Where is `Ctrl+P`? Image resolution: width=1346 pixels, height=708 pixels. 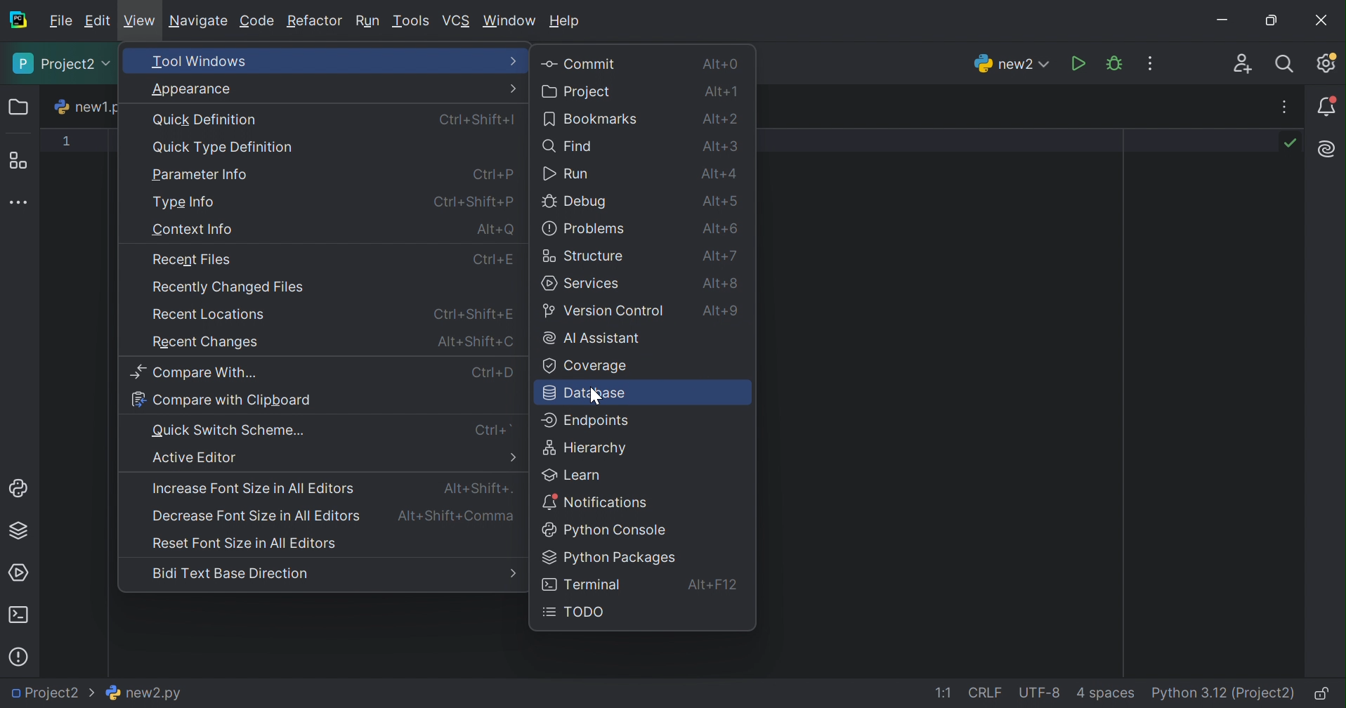
Ctrl+P is located at coordinates (492, 173).